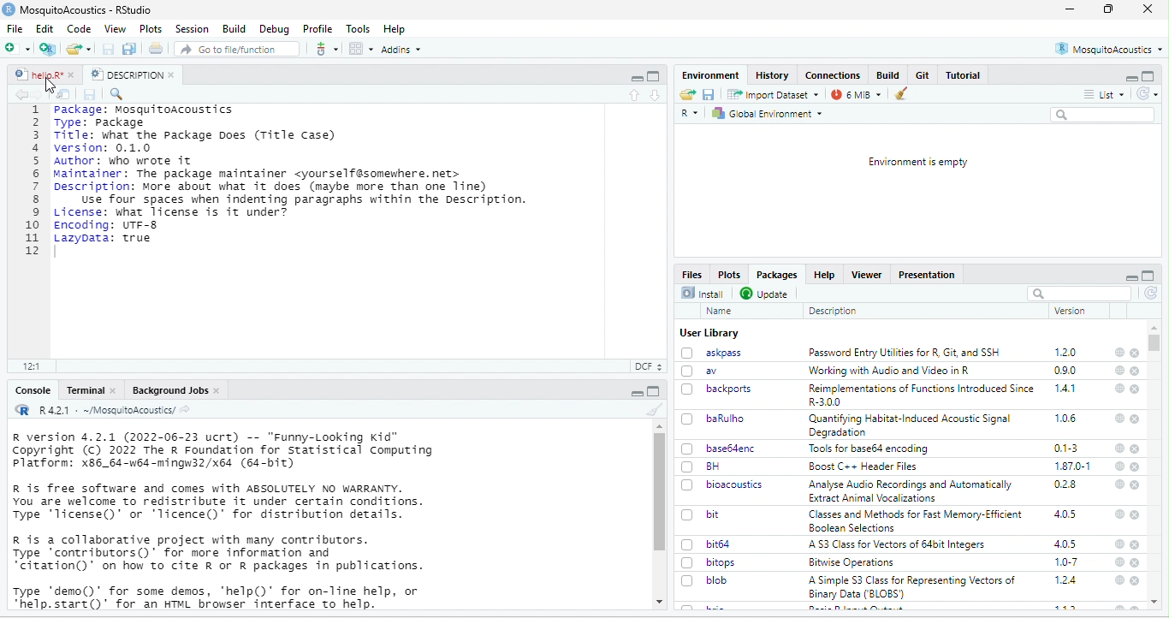 Image resolution: width=1169 pixels, height=618 pixels. What do you see at coordinates (1135, 514) in the screenshot?
I see `close` at bounding box center [1135, 514].